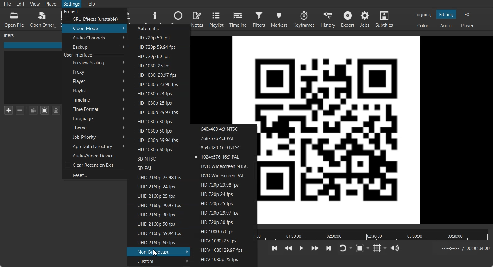  I want to click on HD 1080p 25 fps, so click(157, 103).